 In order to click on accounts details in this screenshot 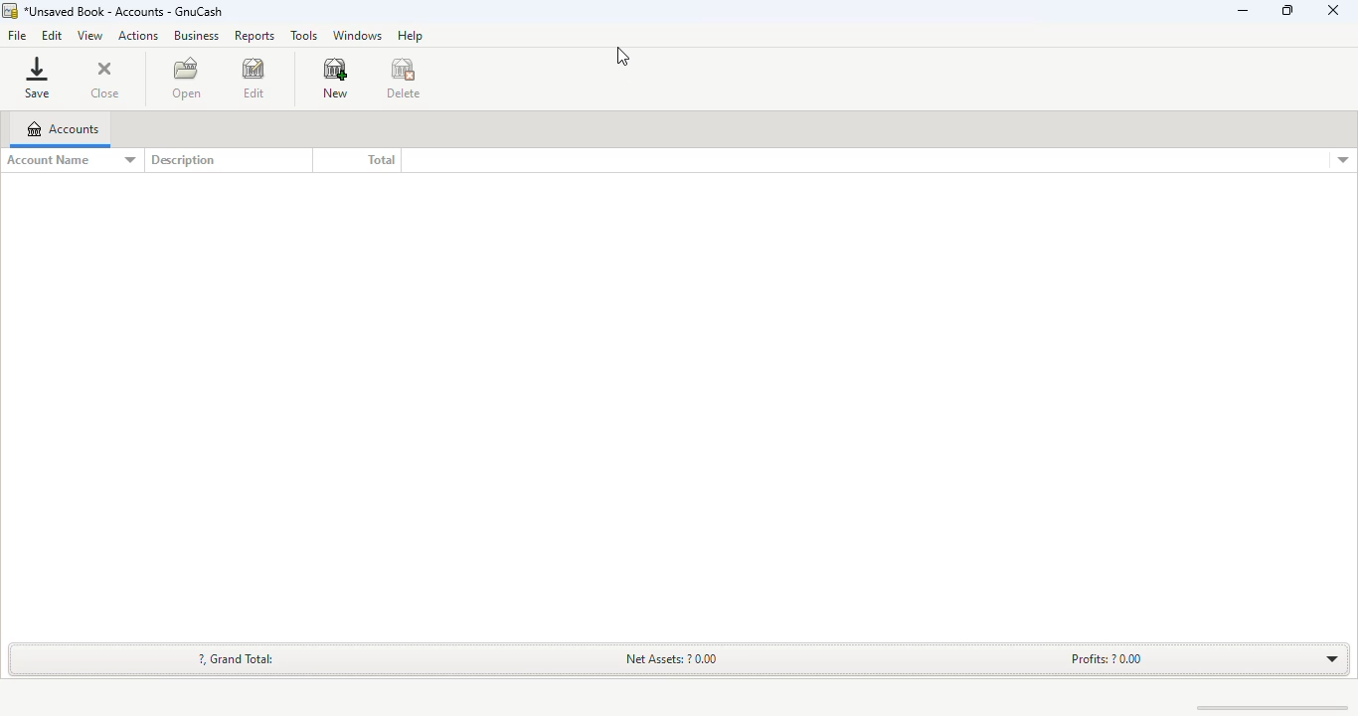, I will do `click(1343, 160)`.